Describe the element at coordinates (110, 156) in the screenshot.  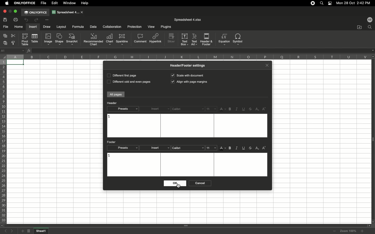
I see `1` at that location.